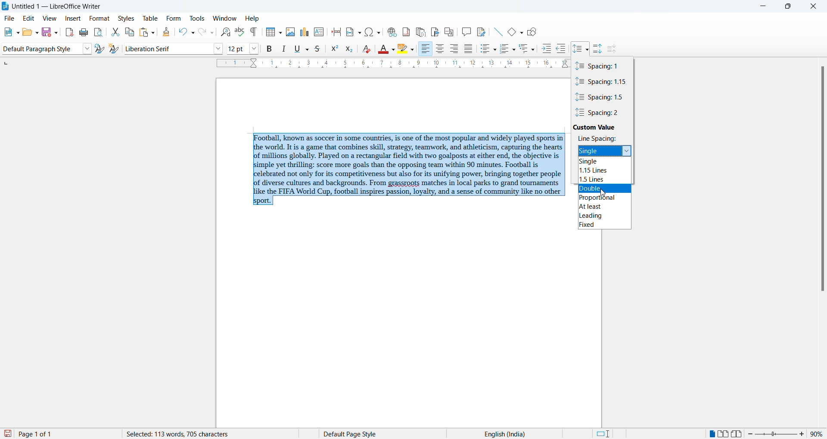 The image size is (827, 439). Describe the element at coordinates (150, 18) in the screenshot. I see `table` at that location.